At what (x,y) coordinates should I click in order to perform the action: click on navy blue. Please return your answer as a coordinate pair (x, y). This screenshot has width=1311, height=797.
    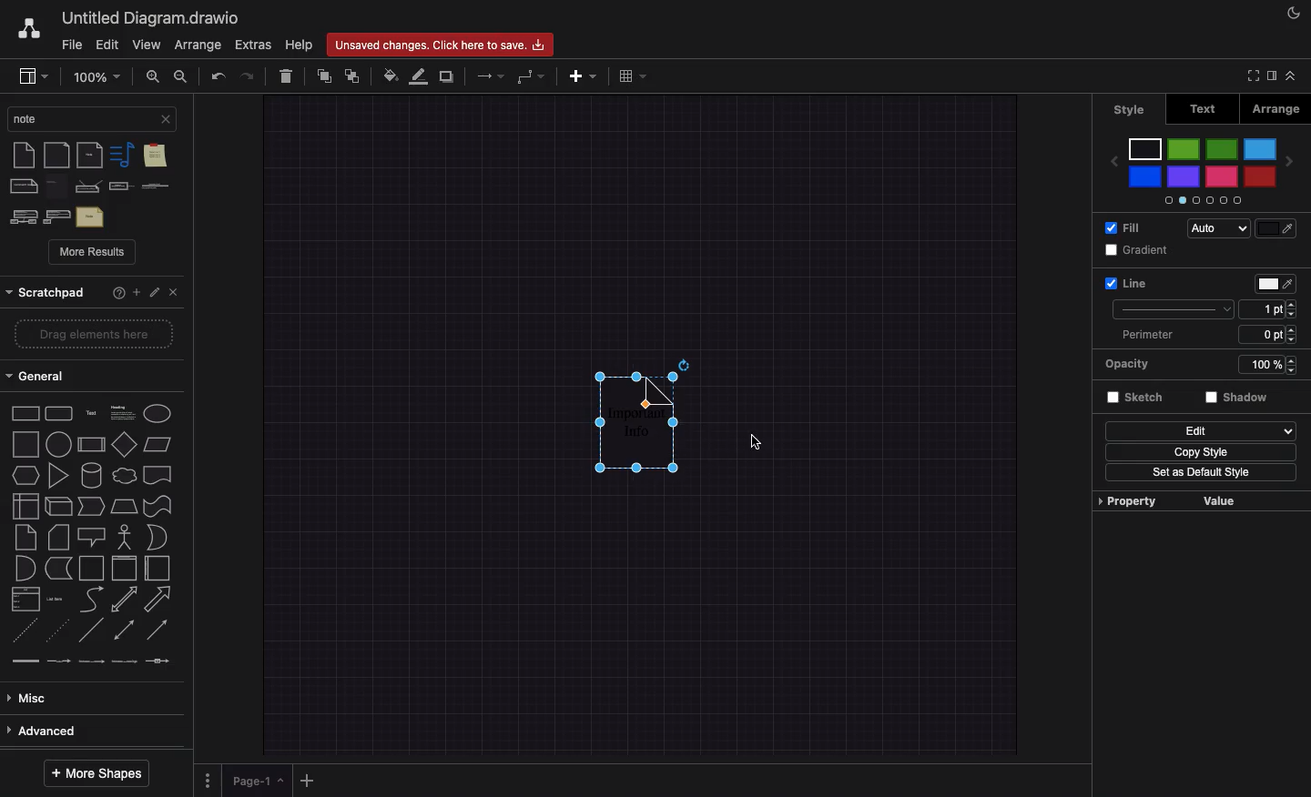
    Looking at the image, I should click on (1146, 177).